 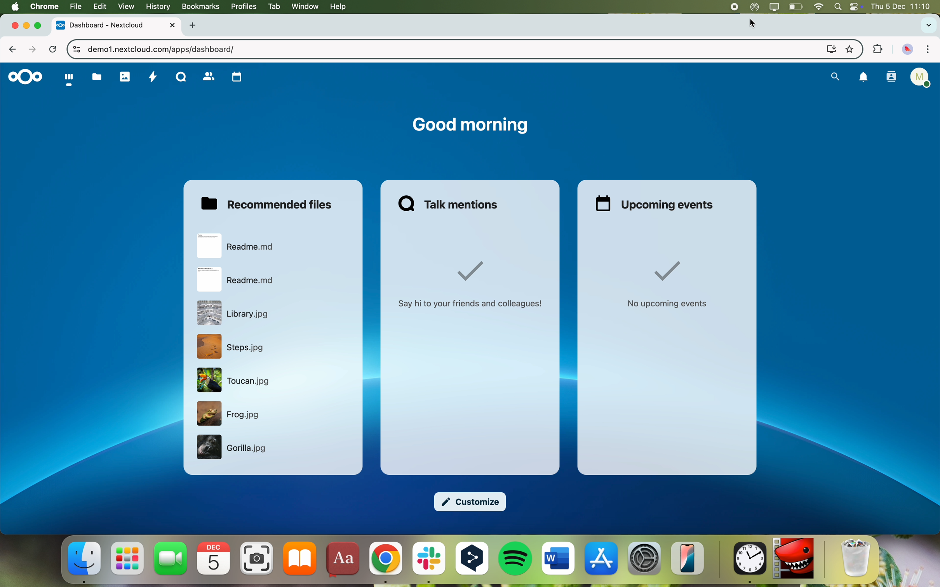 What do you see at coordinates (796, 6) in the screenshot?
I see `battery` at bounding box center [796, 6].